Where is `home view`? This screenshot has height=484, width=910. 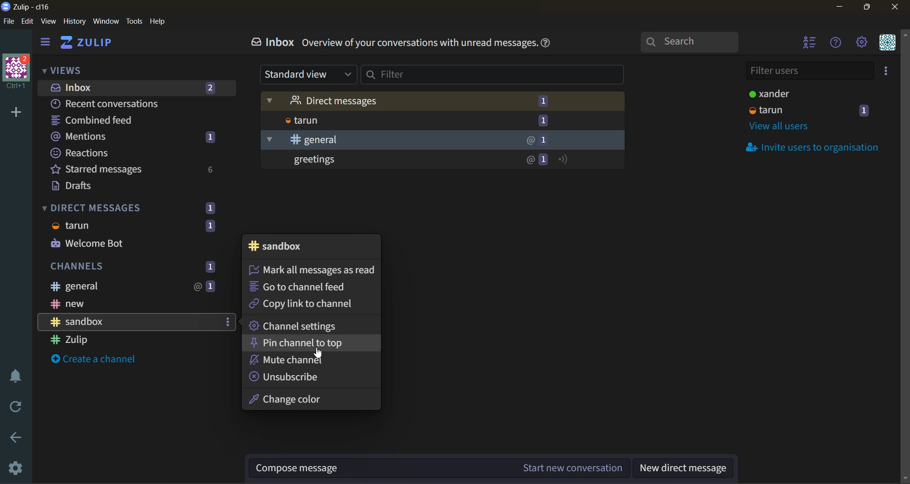 home view is located at coordinates (88, 44).